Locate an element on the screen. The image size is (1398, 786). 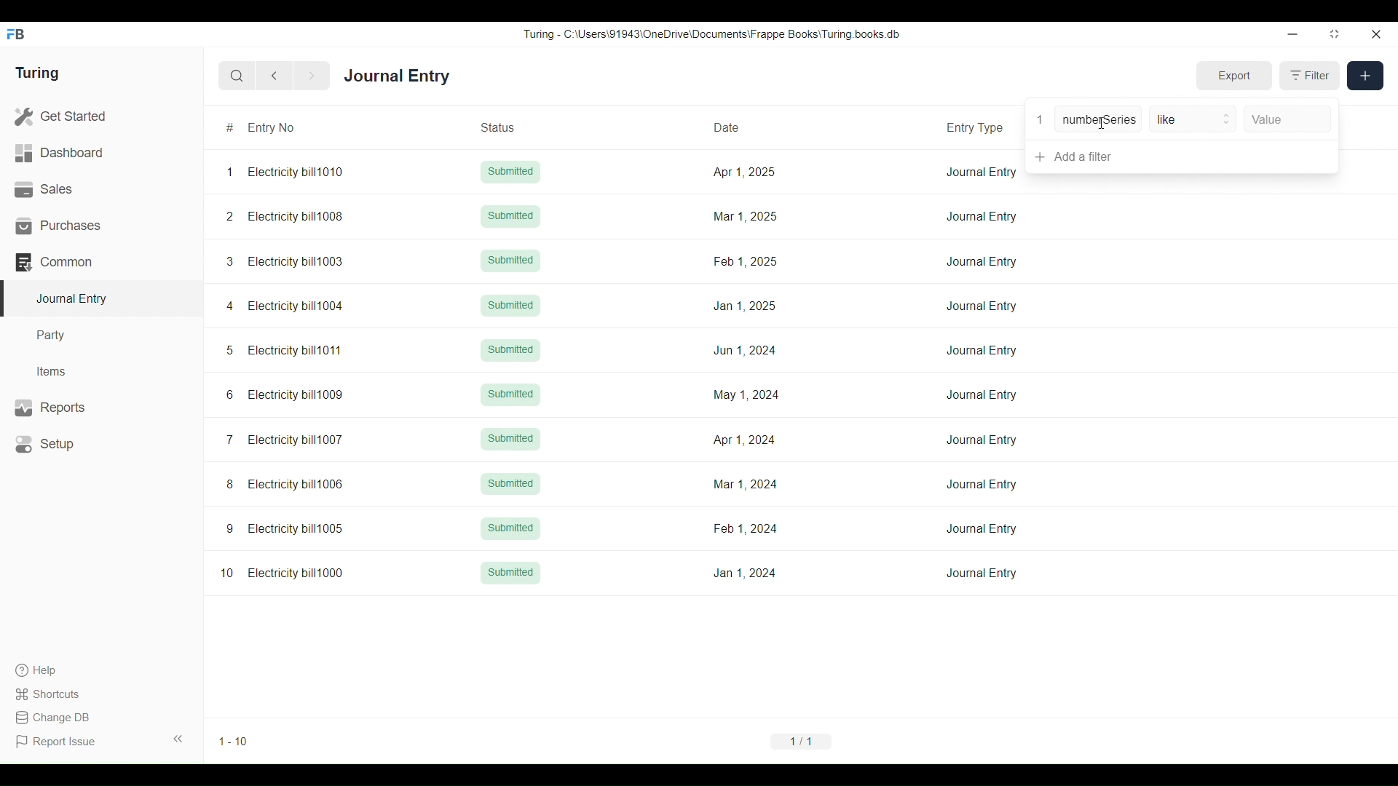
# Entry No is located at coordinates (291, 127).